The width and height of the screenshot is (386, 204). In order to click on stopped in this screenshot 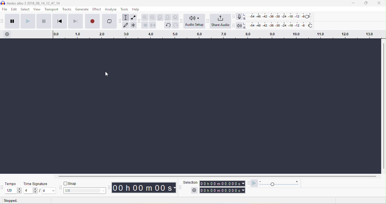, I will do `click(11, 201)`.